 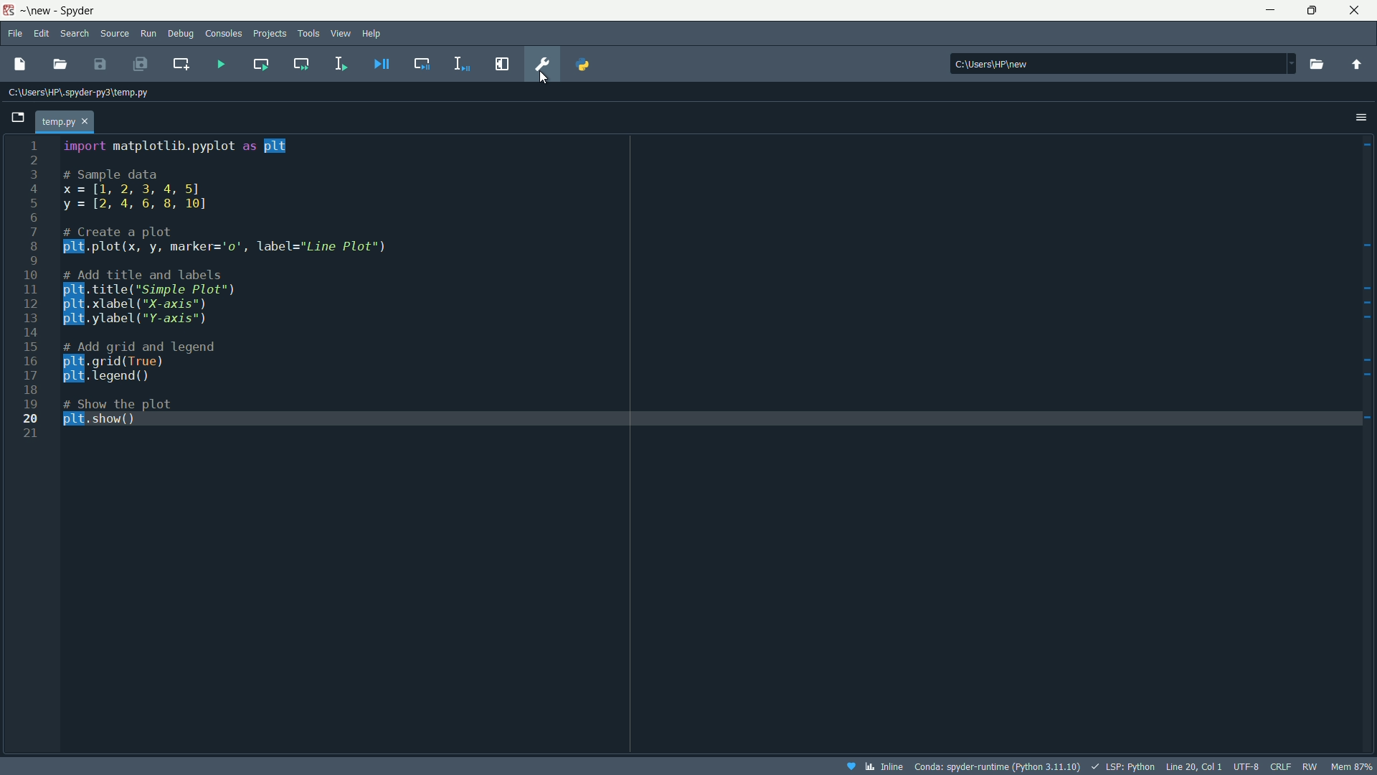 What do you see at coordinates (65, 11) in the screenshot?
I see `~\new - Spyder` at bounding box center [65, 11].